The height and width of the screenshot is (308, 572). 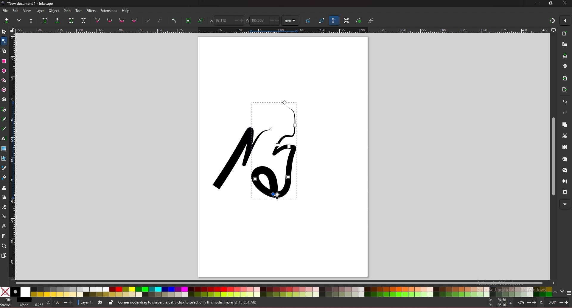 I want to click on connector, so click(x=4, y=216).